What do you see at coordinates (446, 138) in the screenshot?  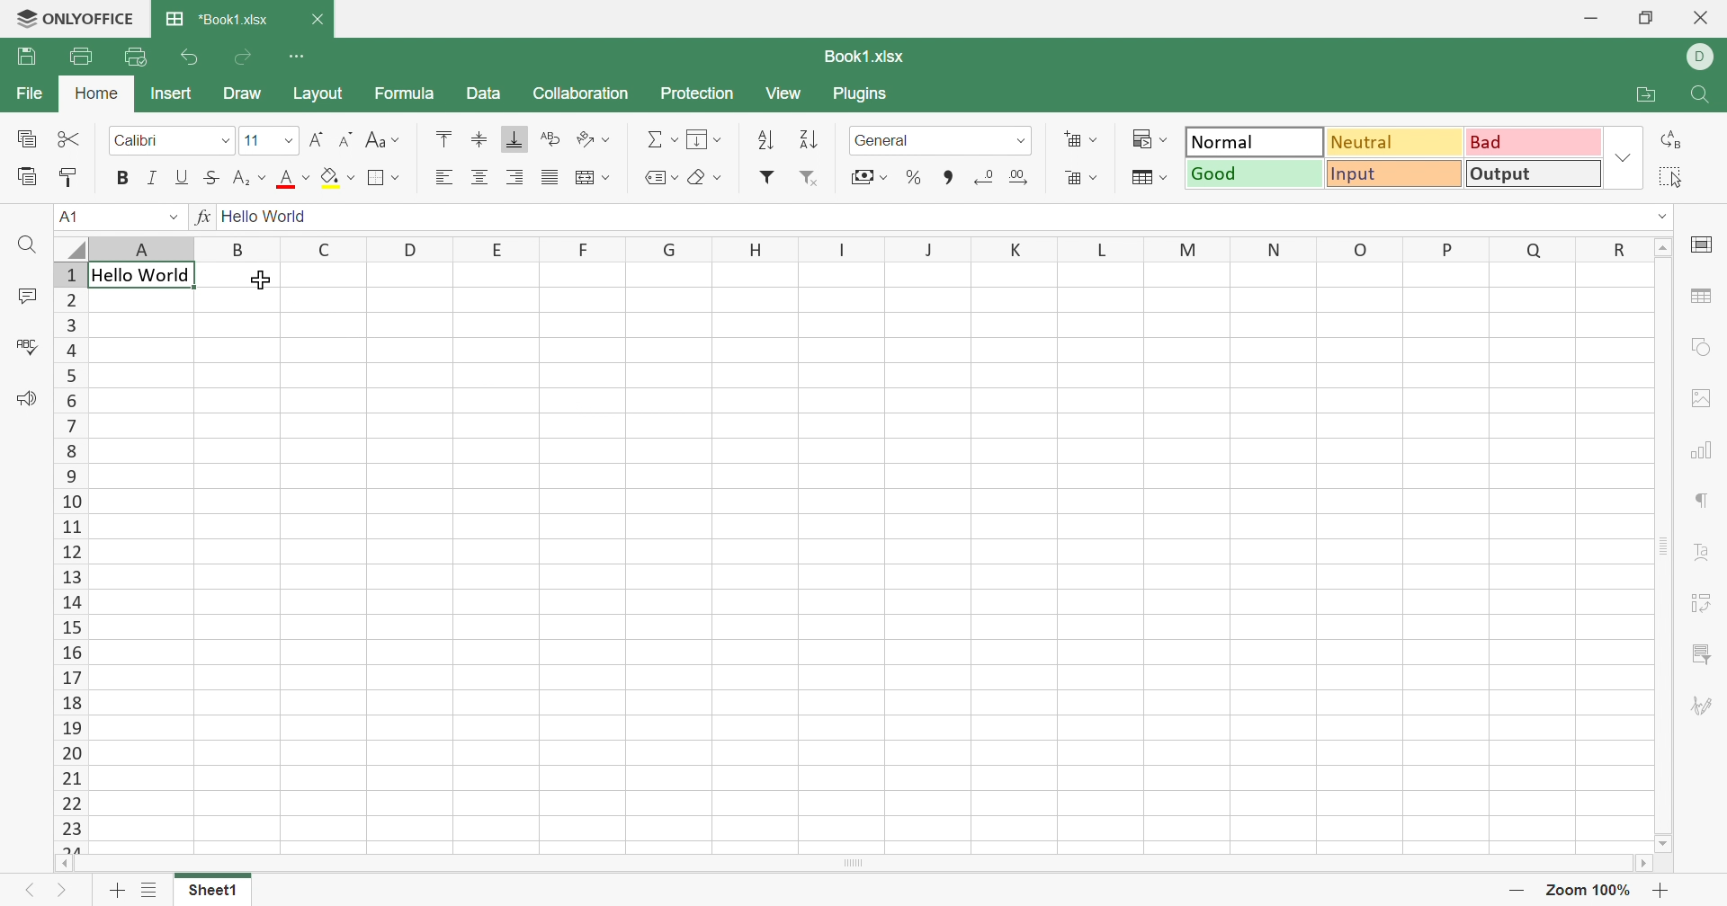 I see `Align top` at bounding box center [446, 138].